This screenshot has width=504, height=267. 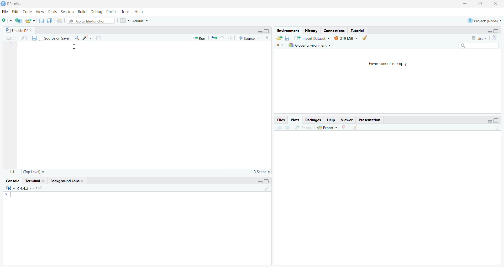 I want to click on 219MiB, so click(x=346, y=38).